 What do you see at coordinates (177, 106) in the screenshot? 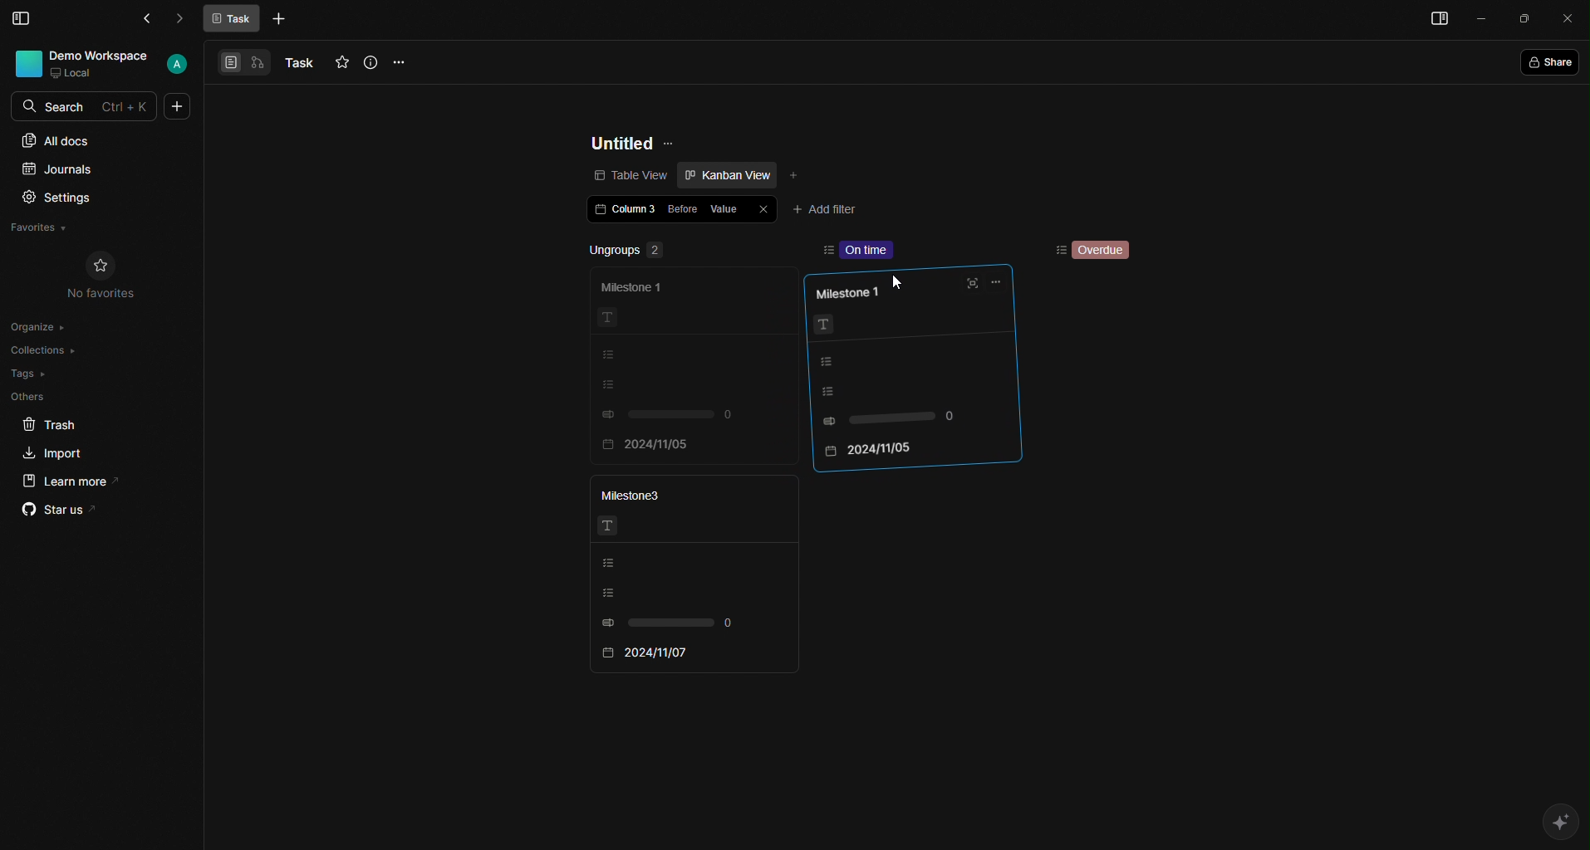
I see `More` at bounding box center [177, 106].